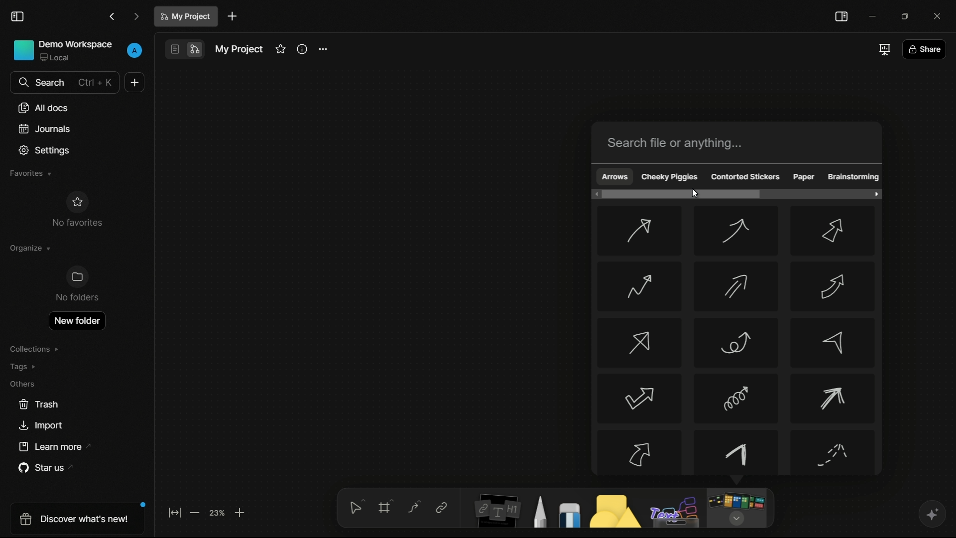  Describe the element at coordinates (745, 177) in the screenshot. I see `contorted stickers` at that location.